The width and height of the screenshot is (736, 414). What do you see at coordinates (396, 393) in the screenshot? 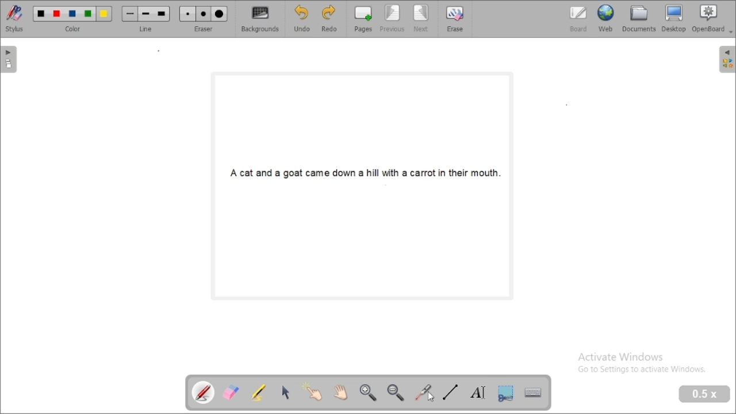
I see `zoom out` at bounding box center [396, 393].